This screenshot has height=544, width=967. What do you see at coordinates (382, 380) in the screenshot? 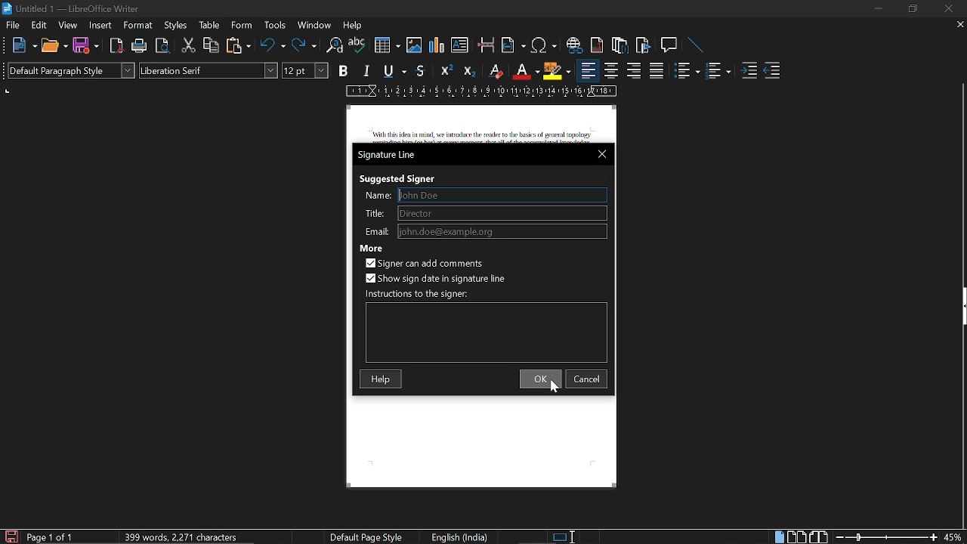
I see `help` at bounding box center [382, 380].